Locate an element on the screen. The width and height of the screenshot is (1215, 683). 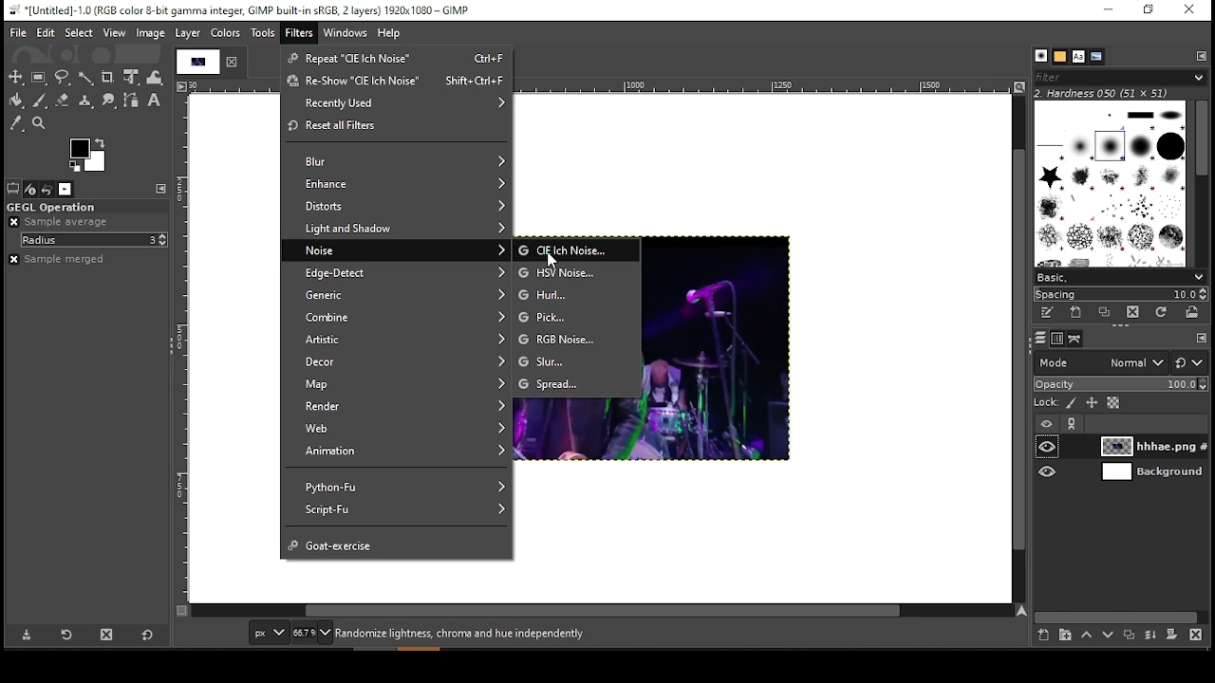
select brush preset is located at coordinates (1123, 278).